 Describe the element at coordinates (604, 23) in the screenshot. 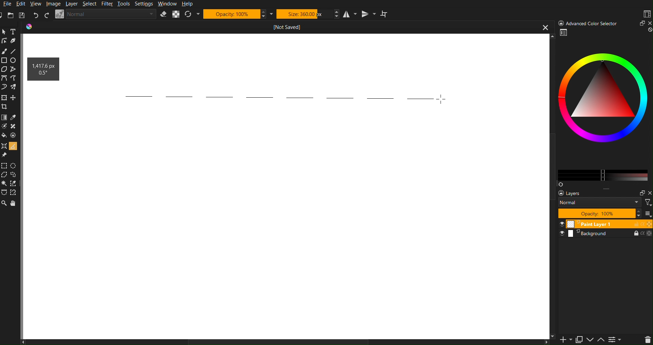

I see `Advanced Color Selector` at that location.